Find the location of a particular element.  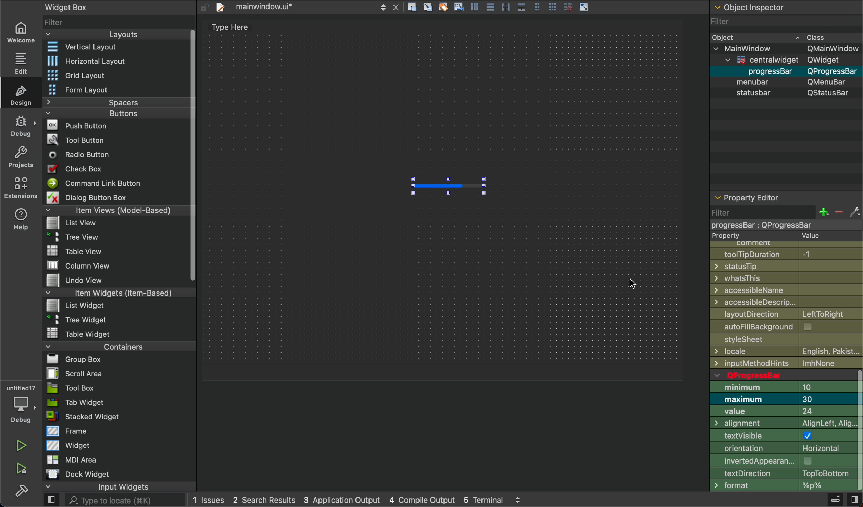

vertical scrollbar is located at coordinates (858, 431).